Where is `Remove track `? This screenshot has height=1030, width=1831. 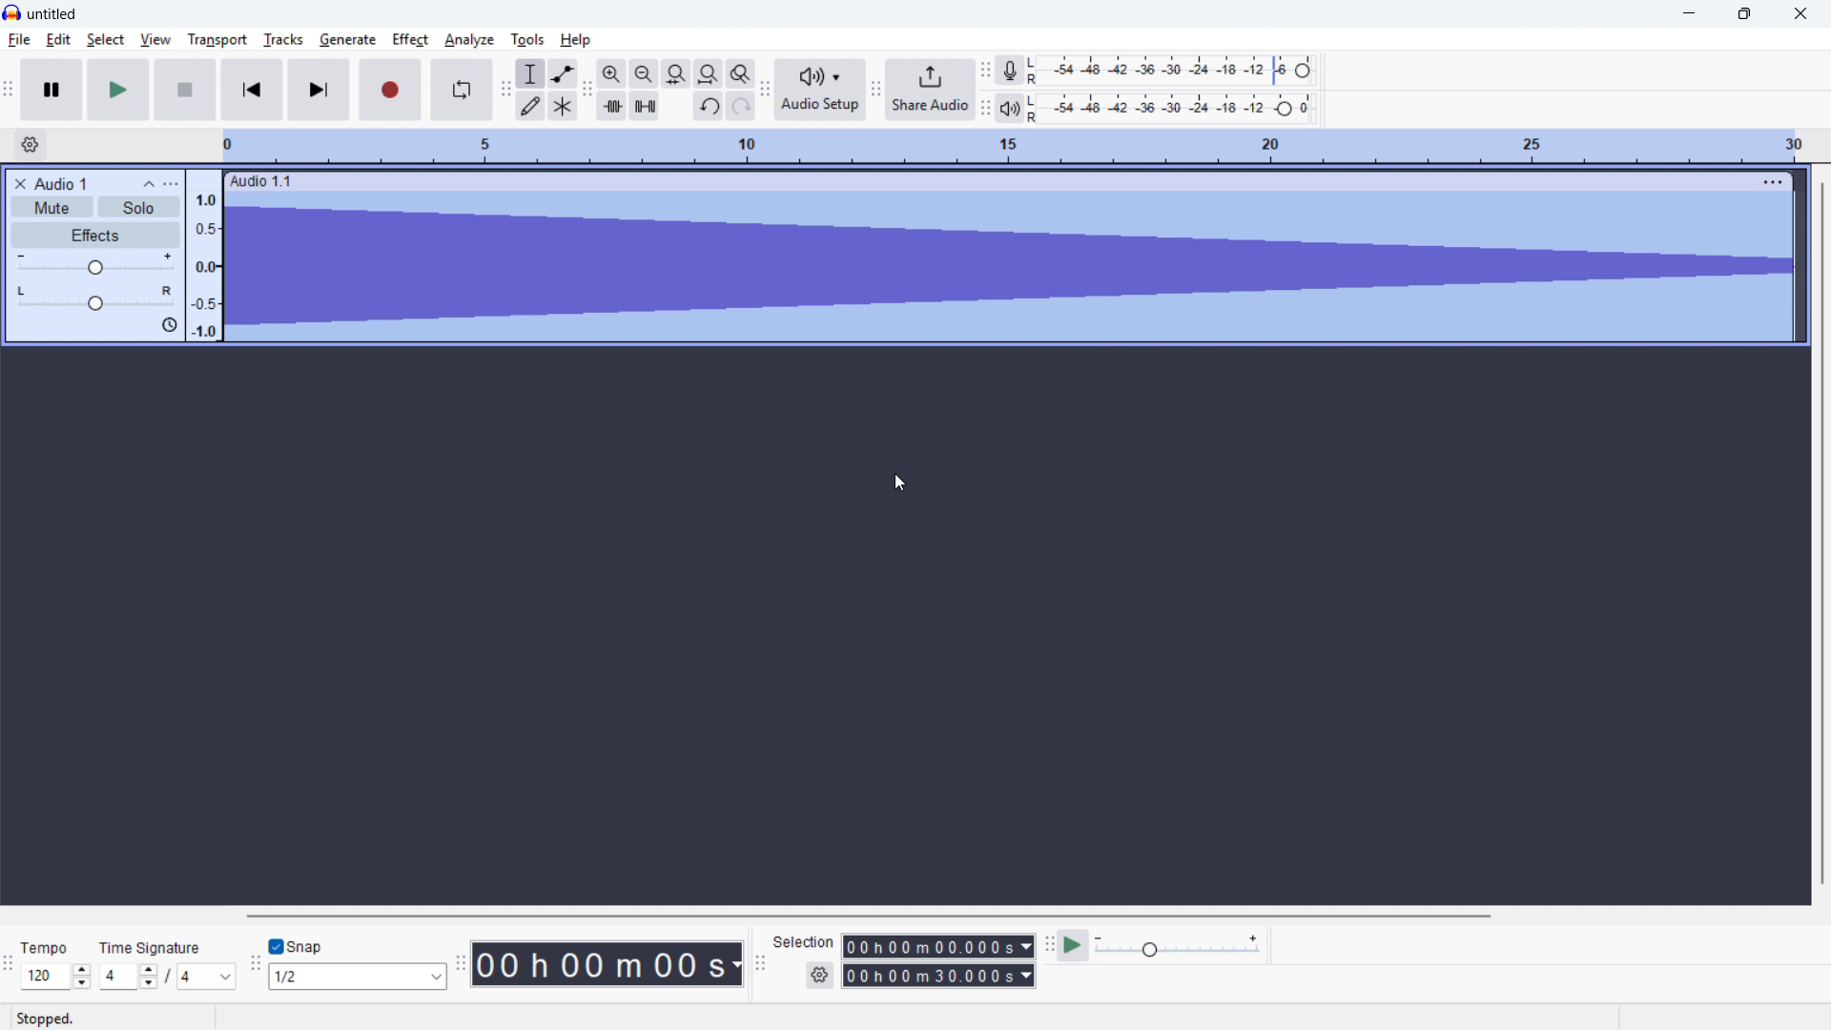
Remove track  is located at coordinates (19, 183).